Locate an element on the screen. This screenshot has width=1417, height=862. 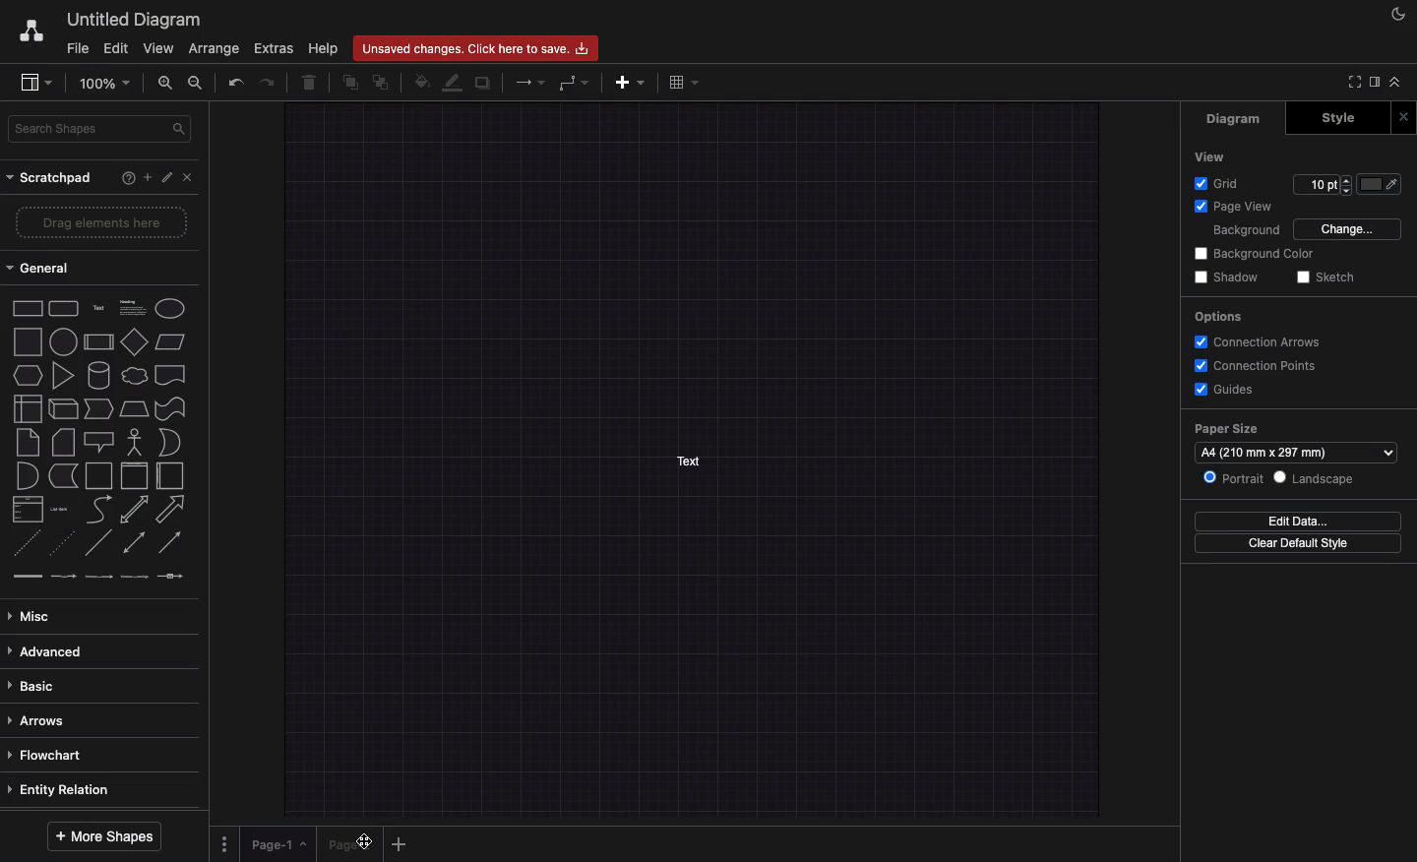
File is located at coordinates (79, 49).